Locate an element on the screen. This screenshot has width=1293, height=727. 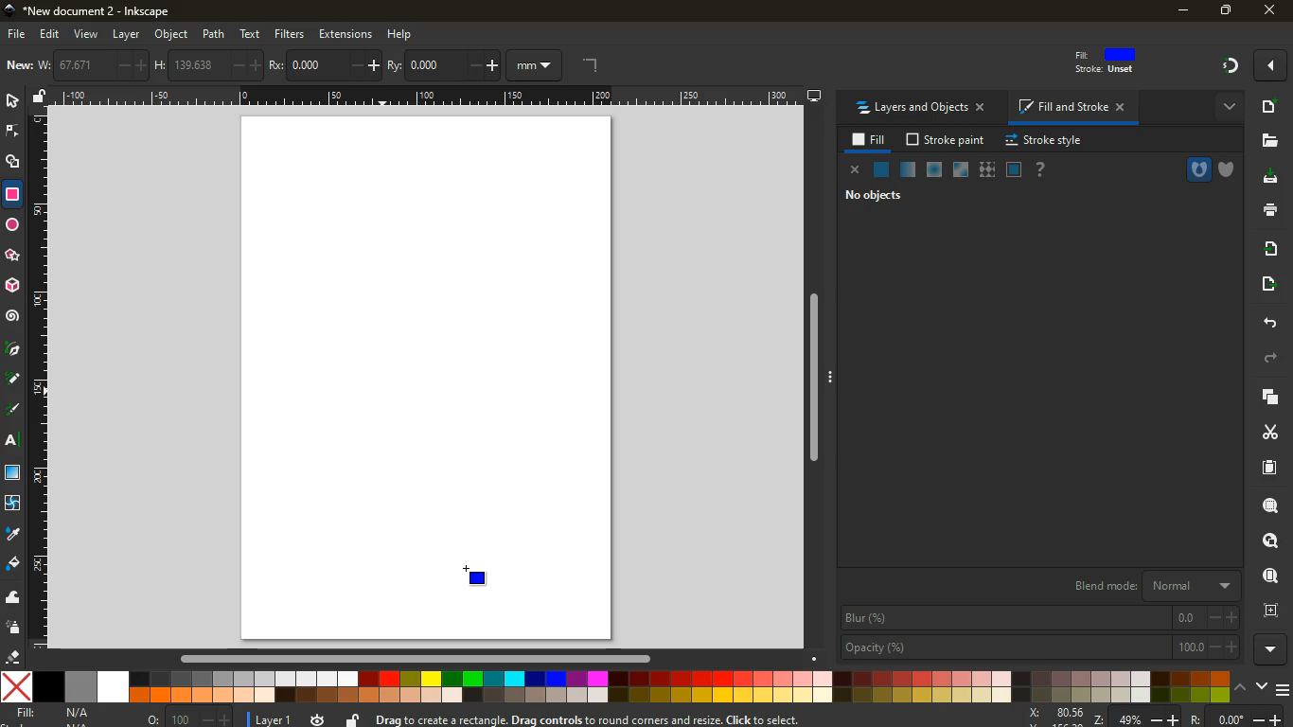
3d tool box is located at coordinates (12, 287).